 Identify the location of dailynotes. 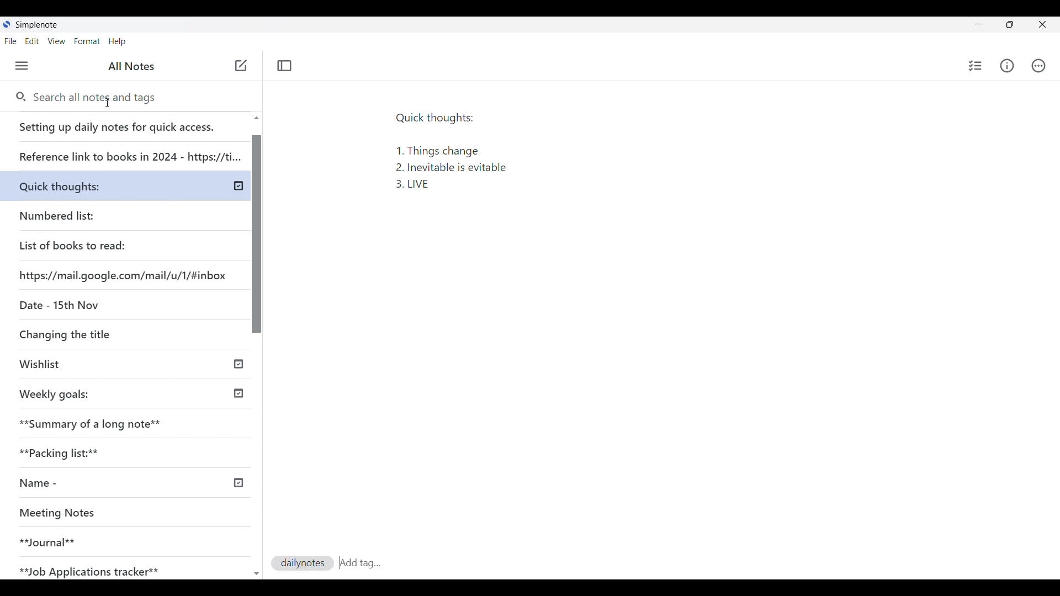
(303, 563).